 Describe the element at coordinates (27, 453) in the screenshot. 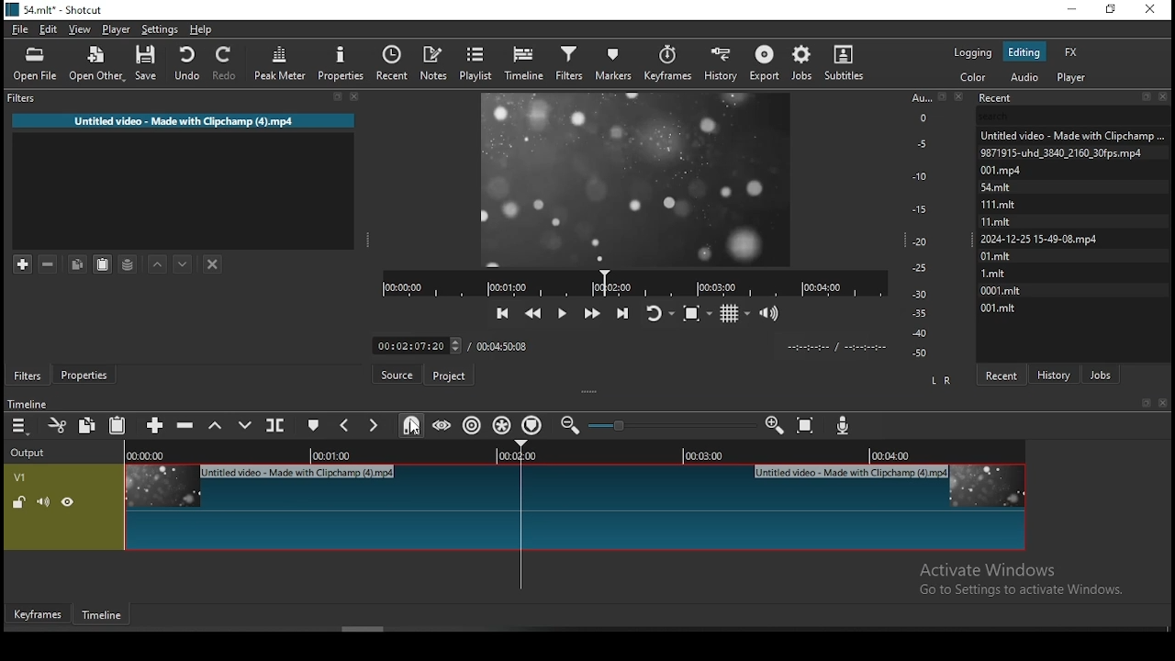

I see `Output` at that location.